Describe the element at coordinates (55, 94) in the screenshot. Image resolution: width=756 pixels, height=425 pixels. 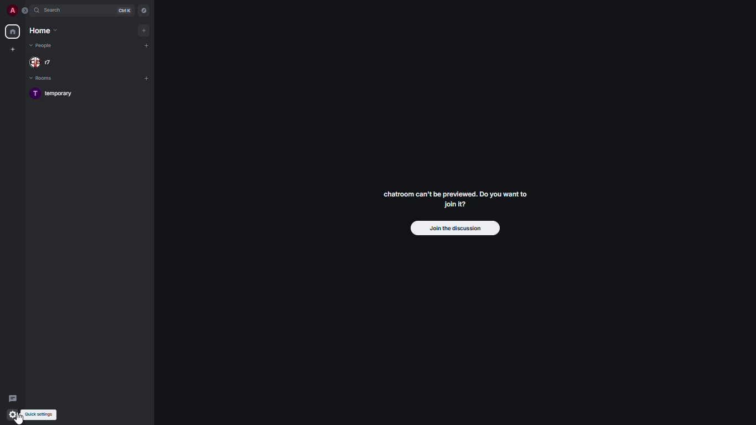
I see `room` at that location.